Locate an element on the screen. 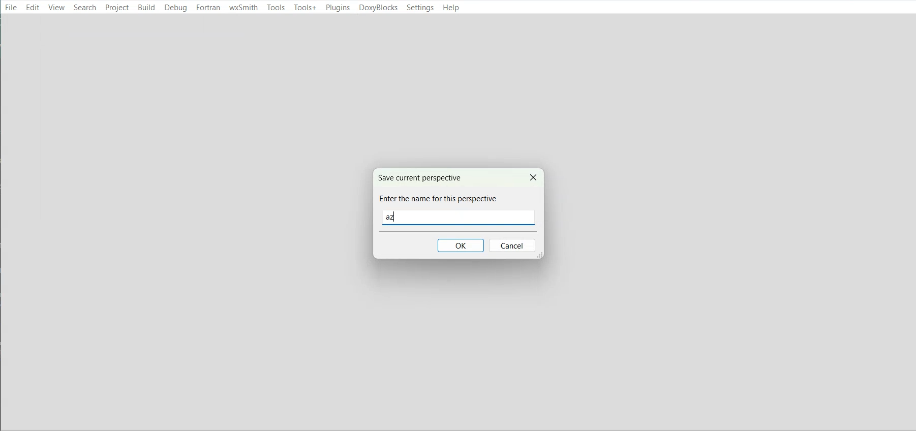 This screenshot has width=916, height=431. Text is located at coordinates (394, 217).